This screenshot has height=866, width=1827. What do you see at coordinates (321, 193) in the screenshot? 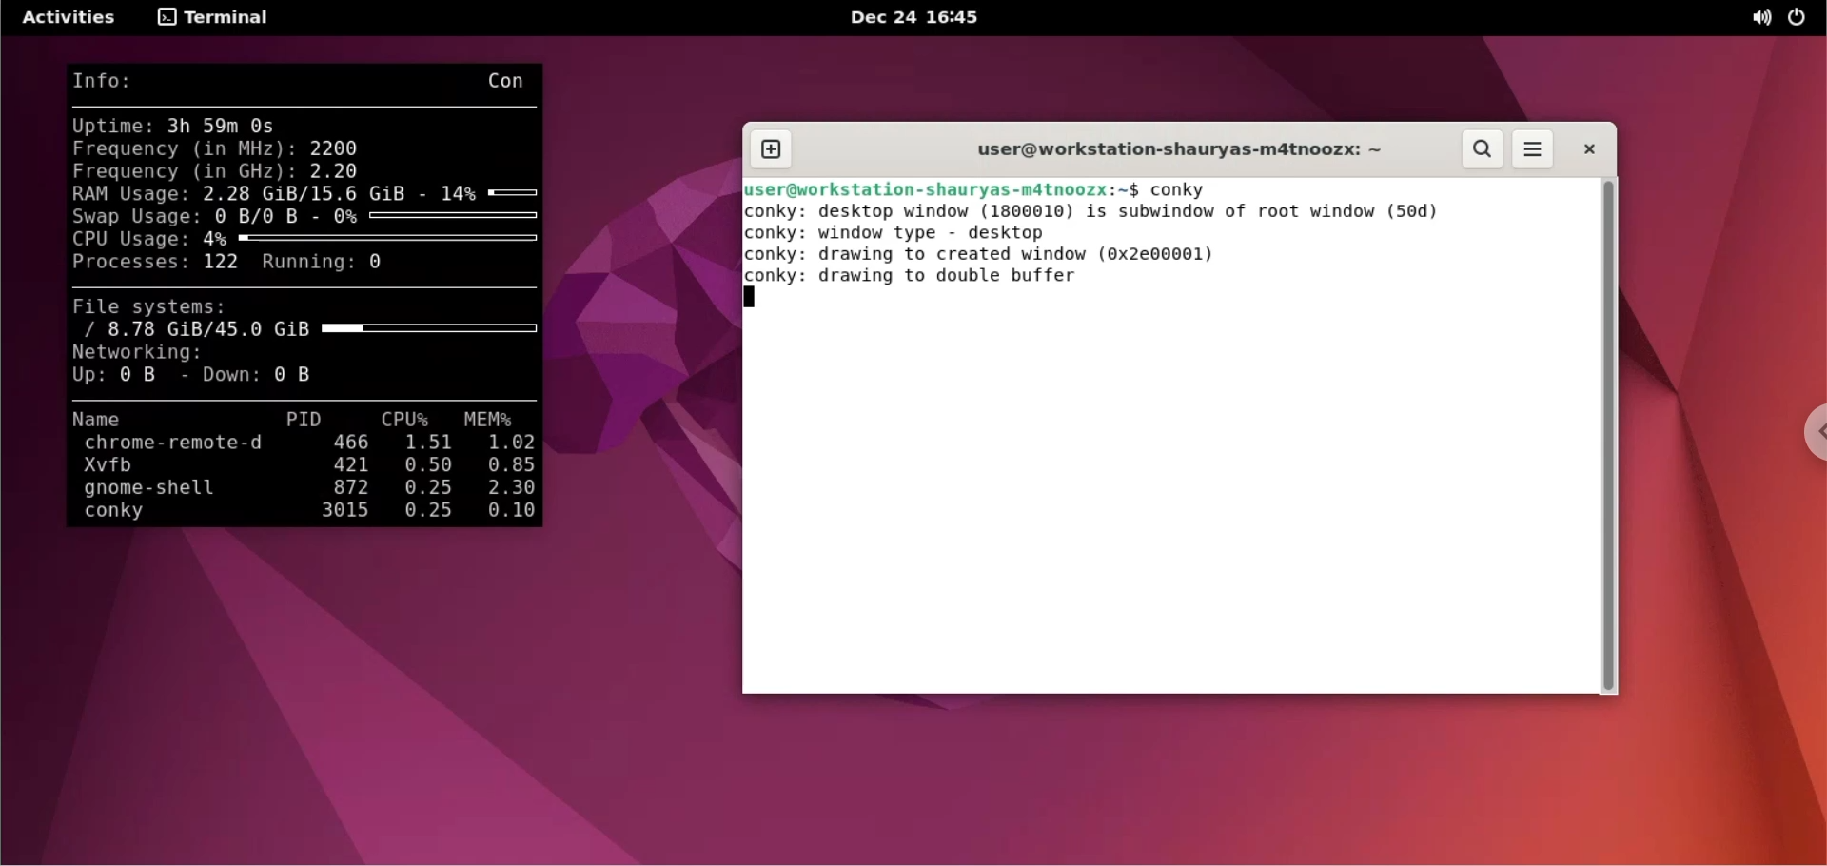
I see `2.28 GiB/15.6 GiB` at bounding box center [321, 193].